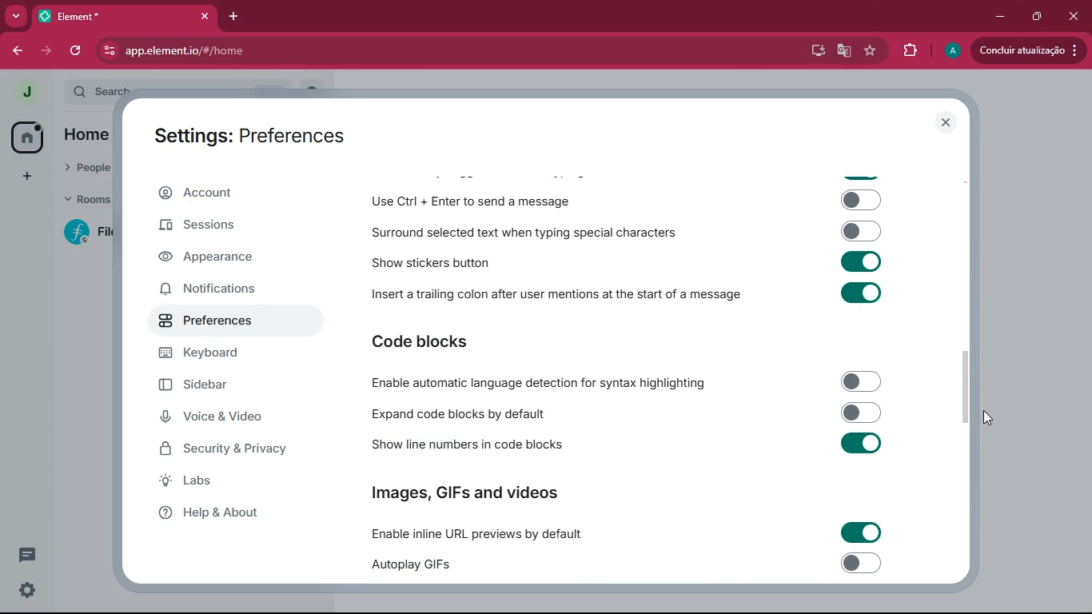 This screenshot has width=1092, height=614. I want to click on cursor, so click(985, 415).